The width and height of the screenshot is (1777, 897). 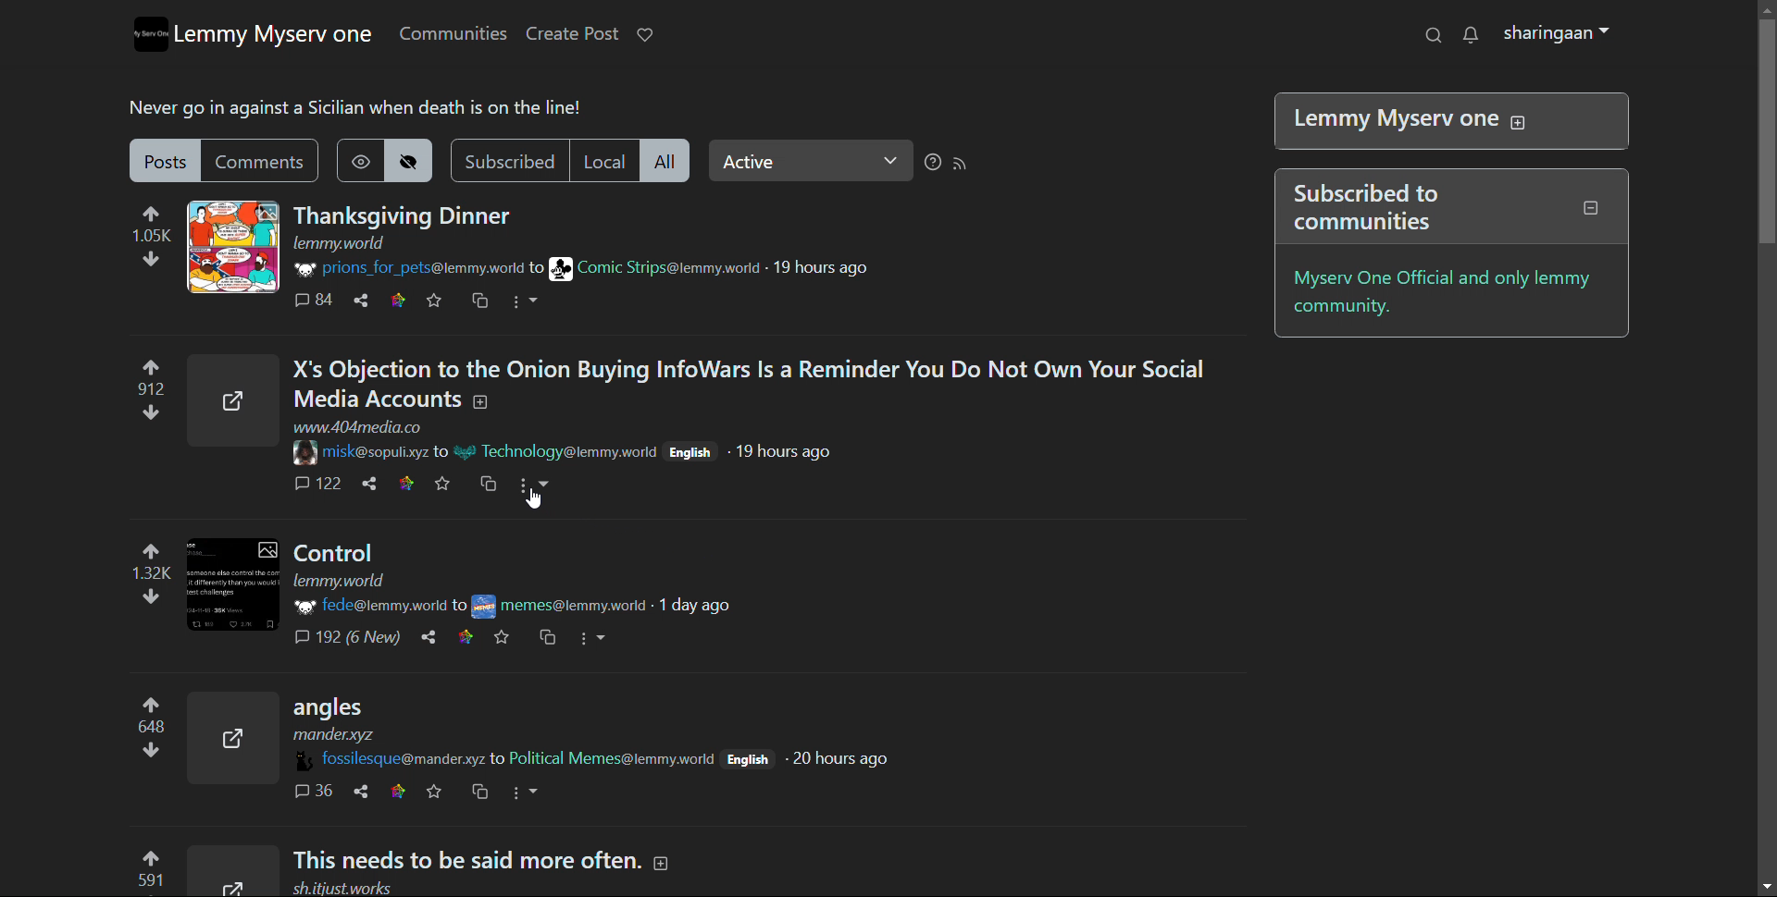 What do you see at coordinates (505, 637) in the screenshot?
I see `favorites` at bounding box center [505, 637].